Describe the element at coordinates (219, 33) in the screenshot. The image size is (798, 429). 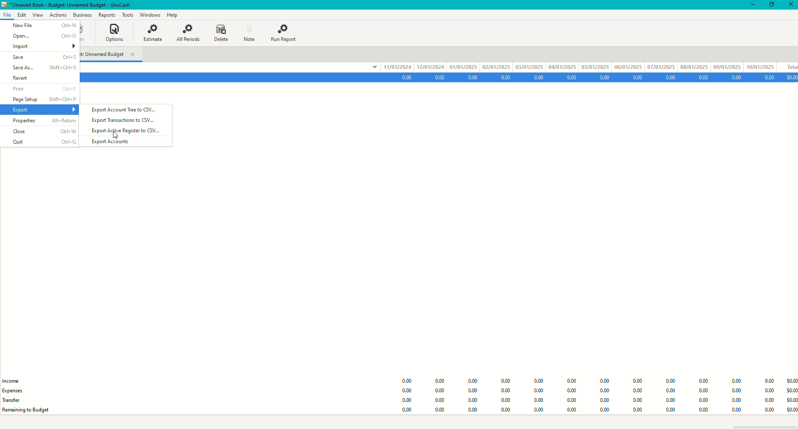
I see `Delete` at that location.